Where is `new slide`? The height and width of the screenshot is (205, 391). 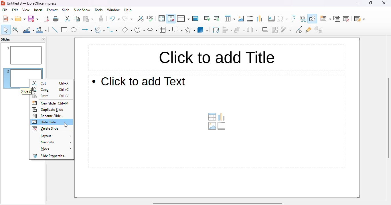 new slide is located at coordinates (326, 19).